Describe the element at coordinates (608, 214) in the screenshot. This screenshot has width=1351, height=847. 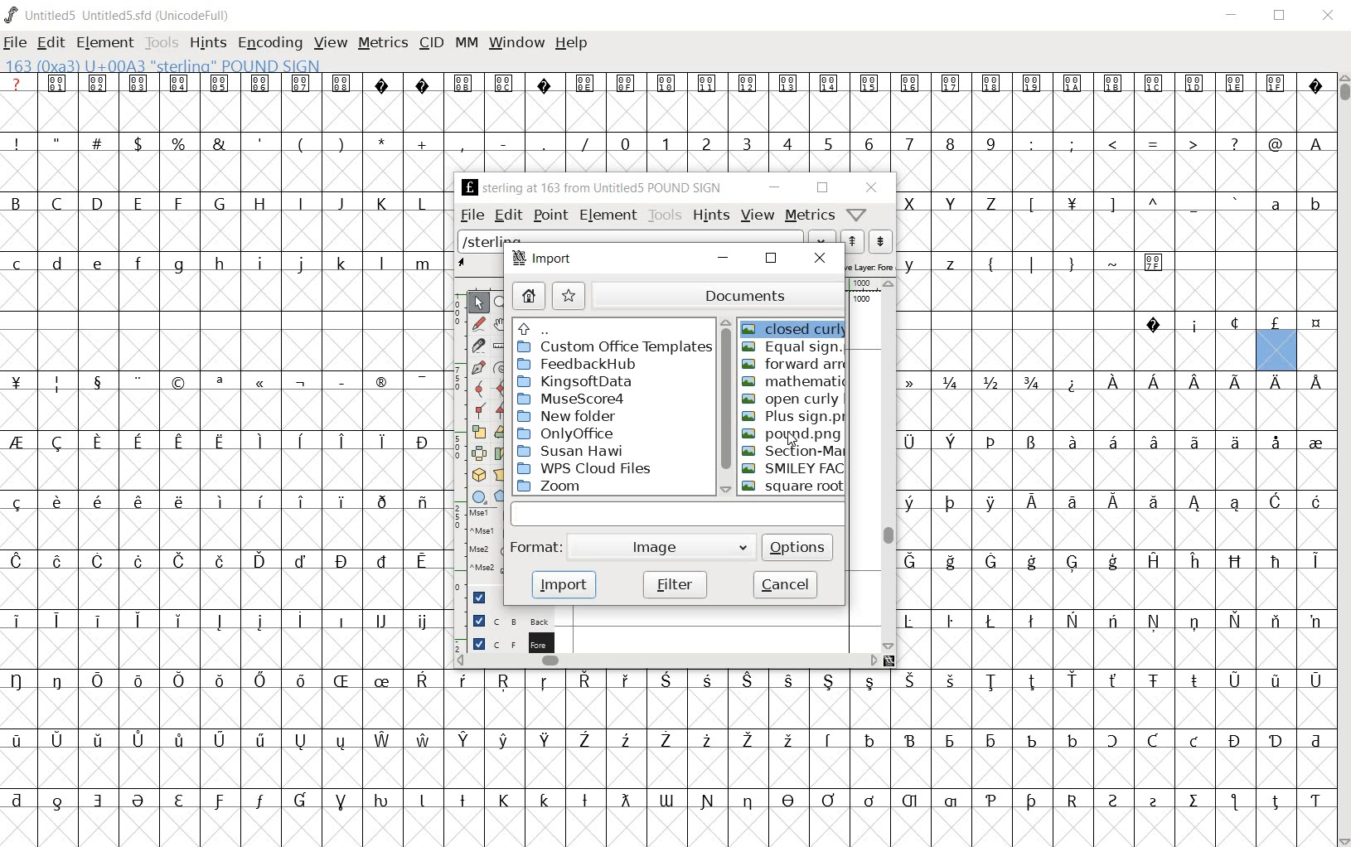
I see `element` at that location.